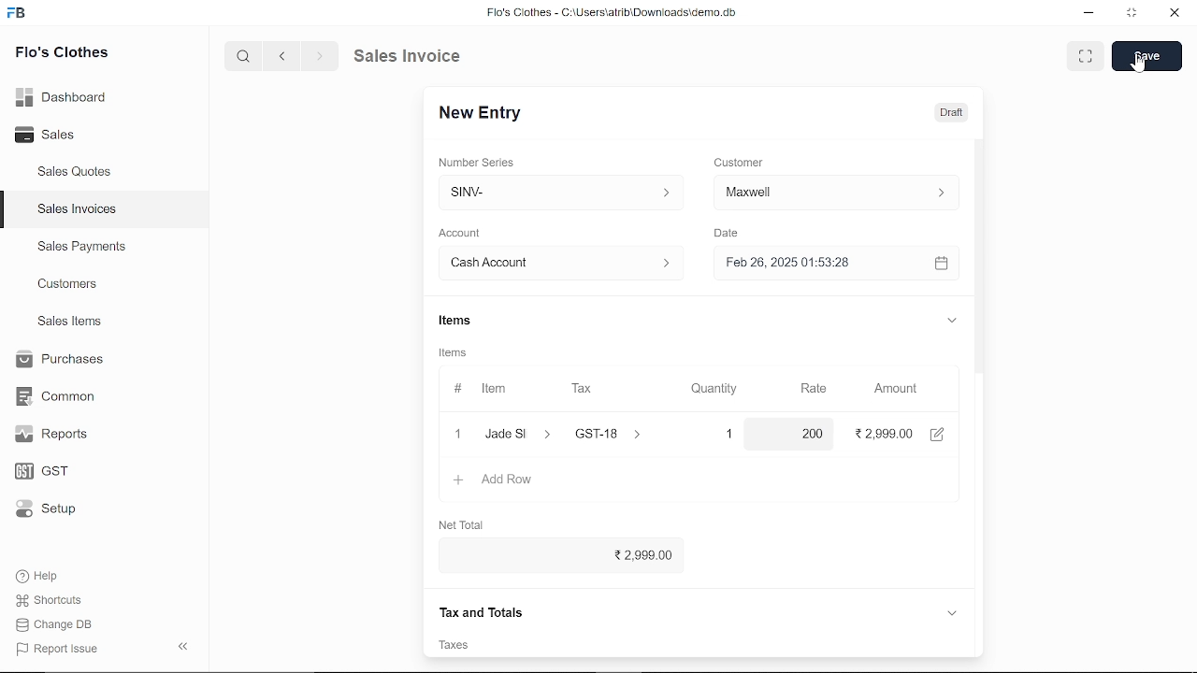  I want to click on Sales Quotes, so click(77, 173).